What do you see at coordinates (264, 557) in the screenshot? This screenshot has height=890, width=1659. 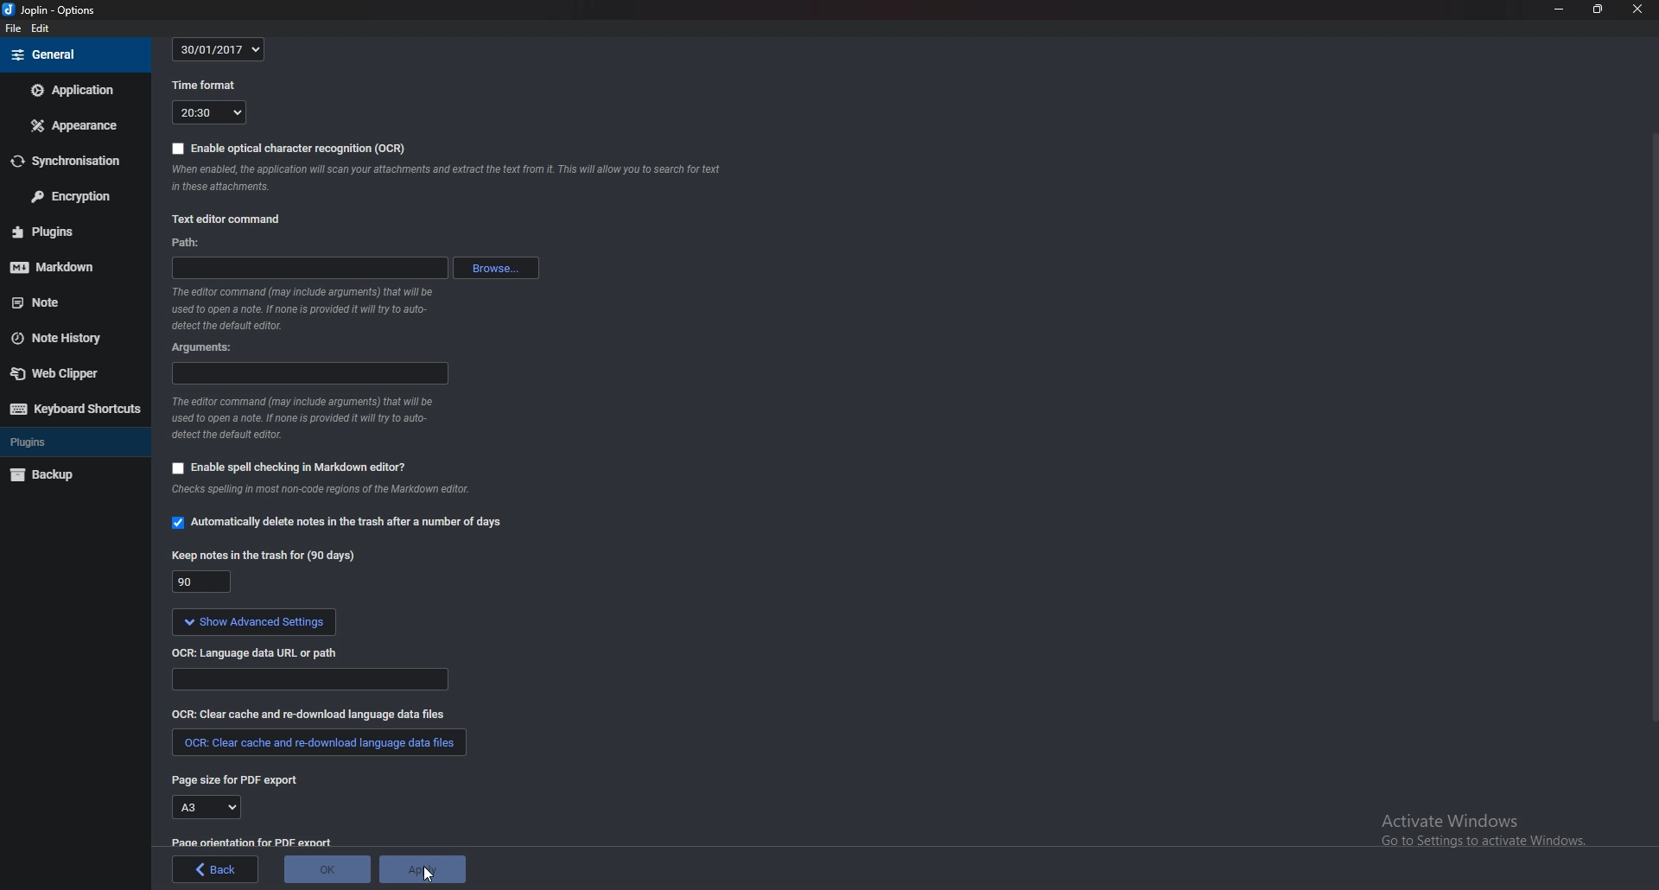 I see `Keep notes in the trash for` at bounding box center [264, 557].